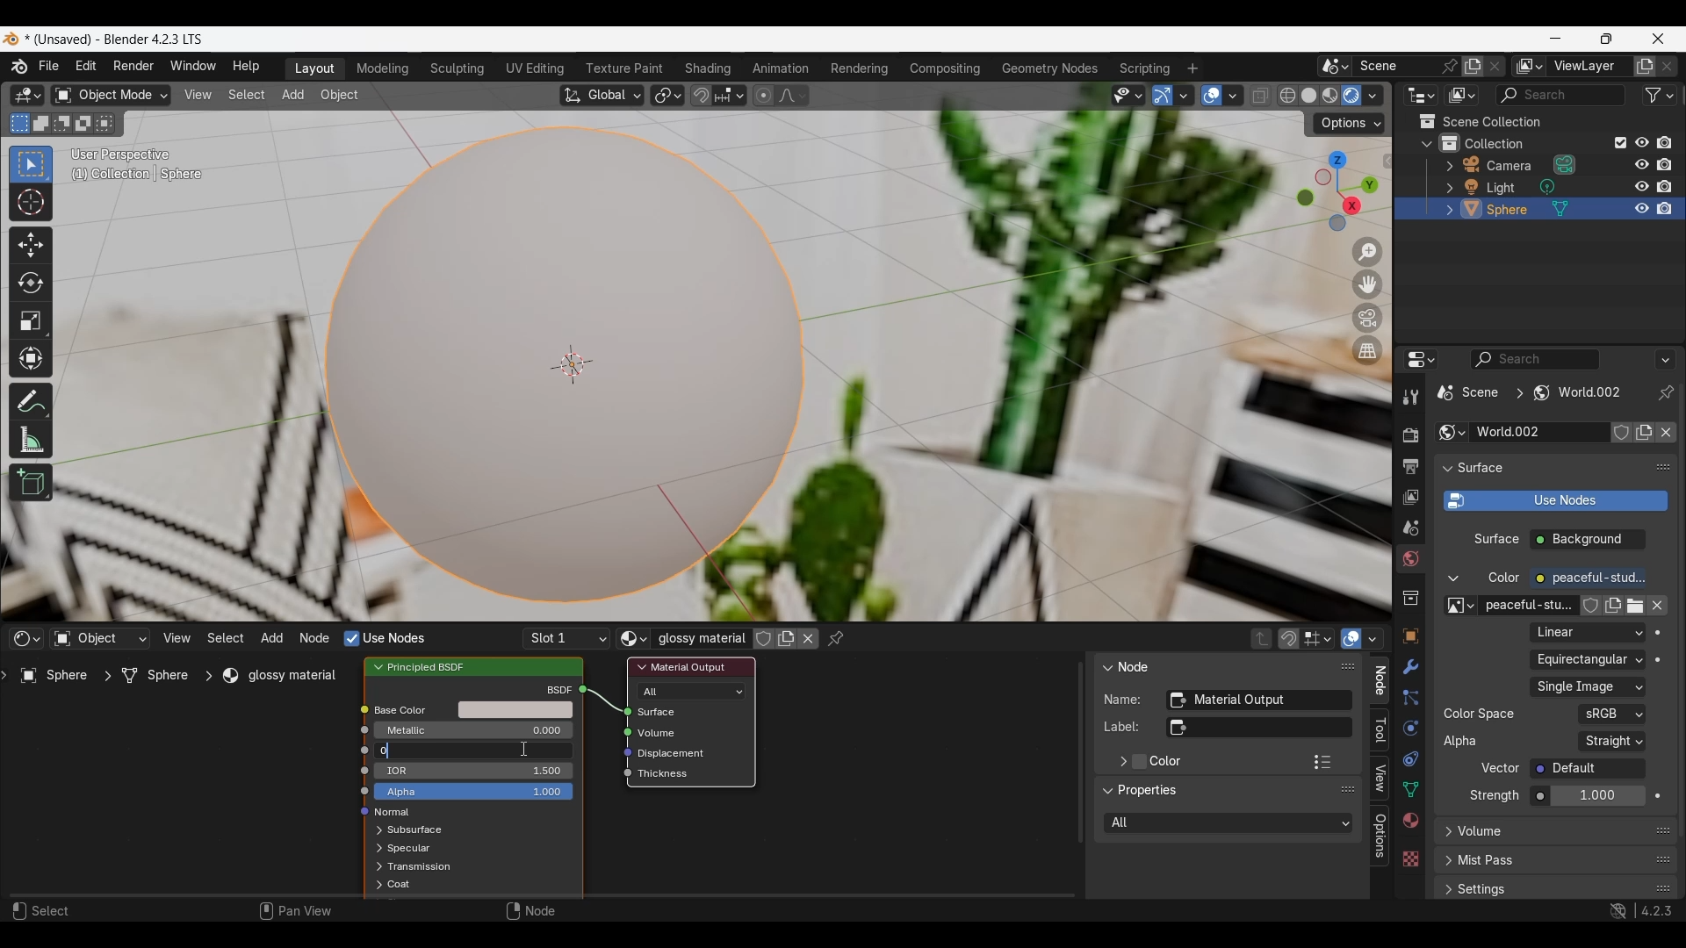  I want to click on Overlay options, so click(1233, 96).